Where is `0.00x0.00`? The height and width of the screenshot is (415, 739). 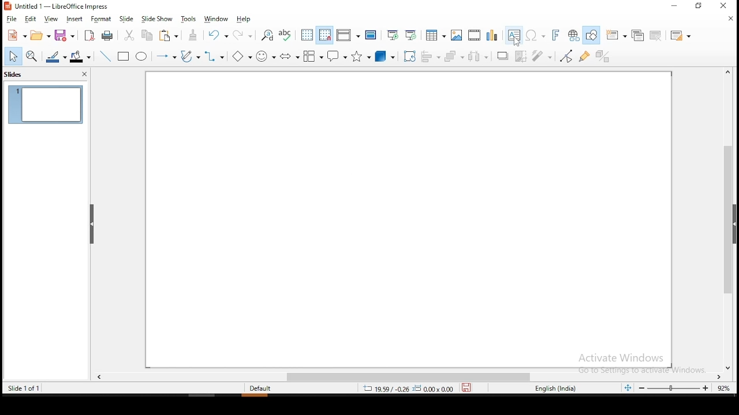 0.00x0.00 is located at coordinates (434, 388).